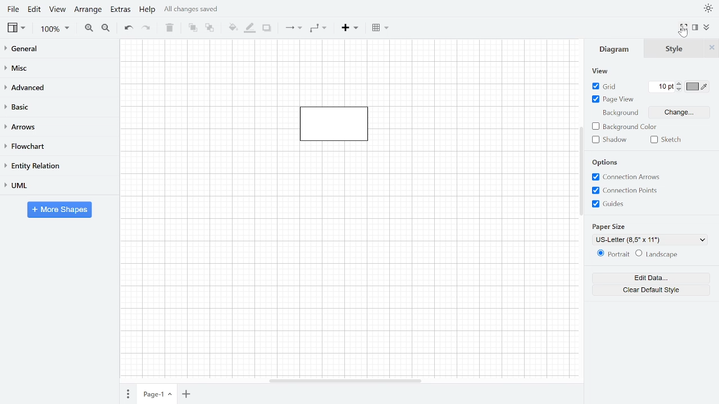  I want to click on Zoom out, so click(106, 28).